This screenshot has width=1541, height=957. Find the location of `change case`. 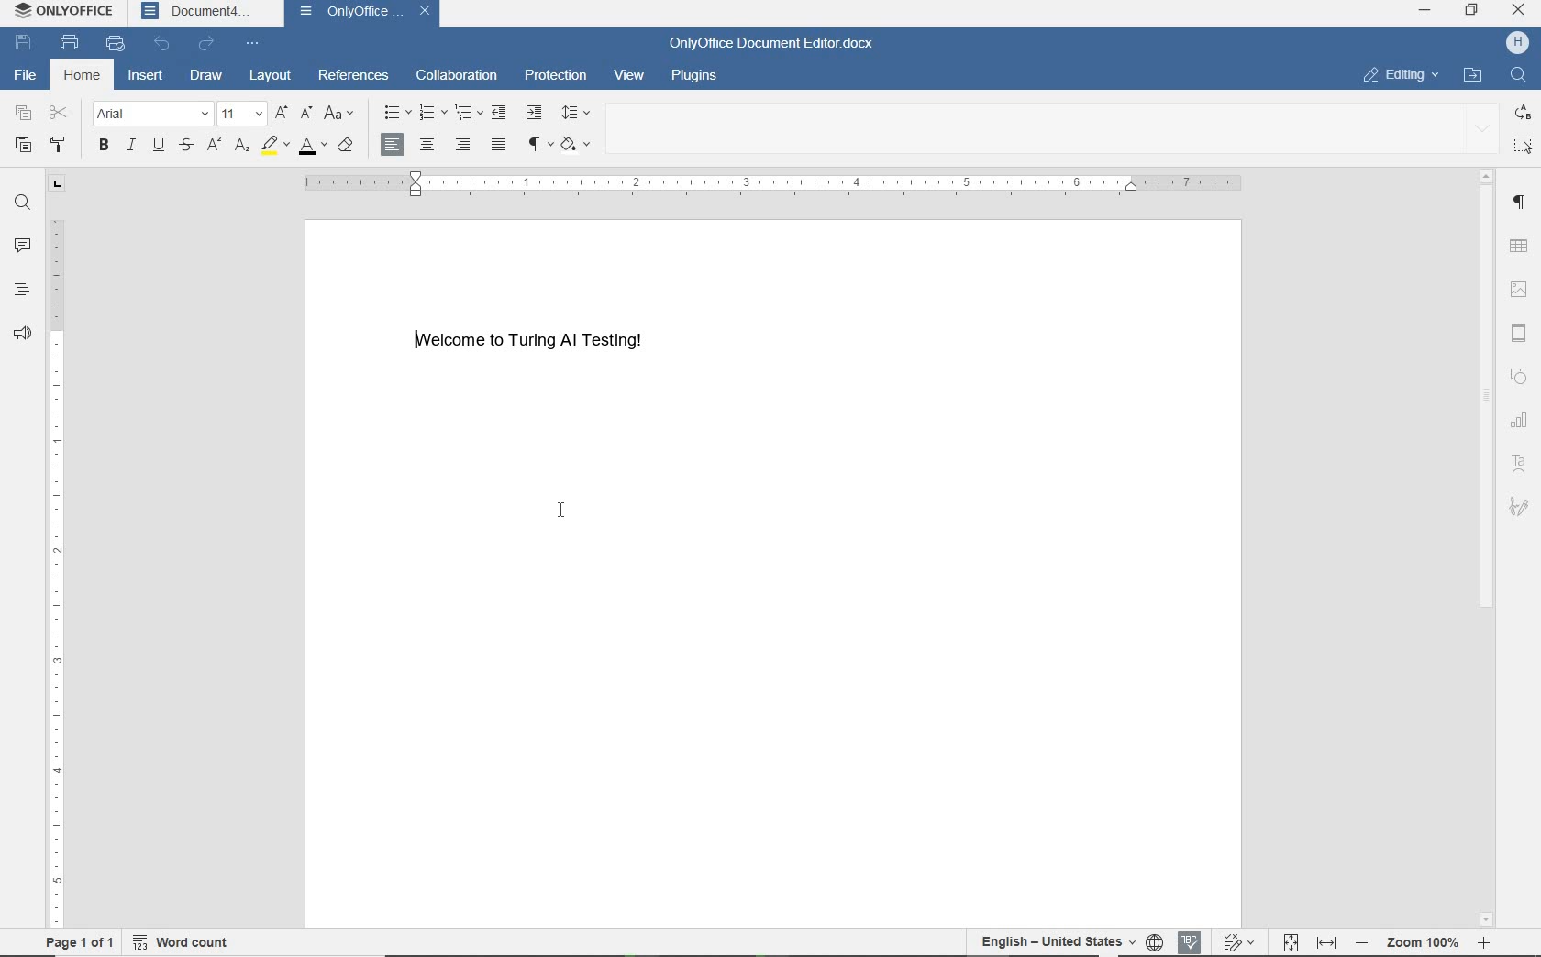

change case is located at coordinates (345, 114).